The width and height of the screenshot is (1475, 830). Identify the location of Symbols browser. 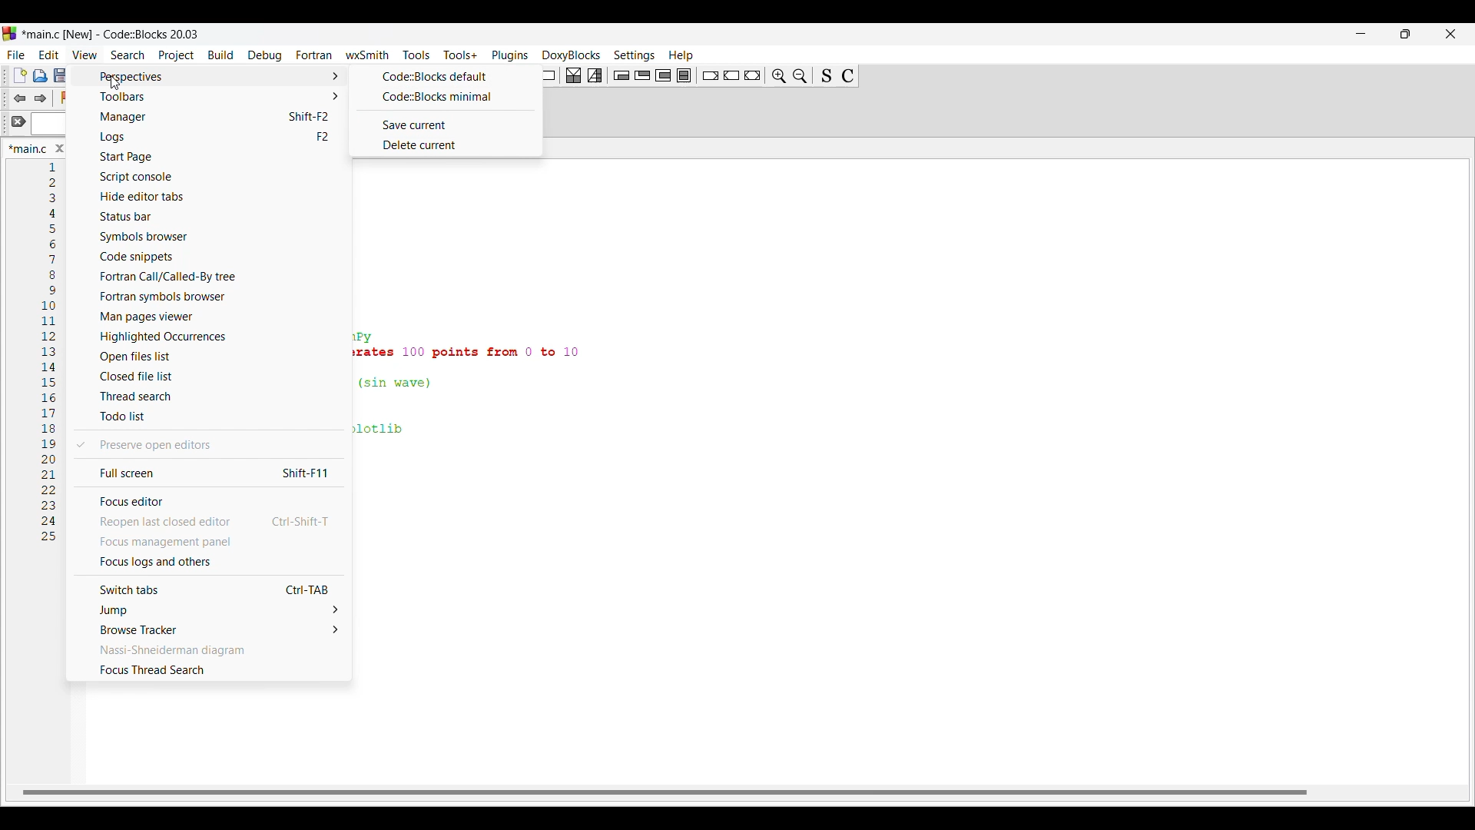
(213, 237).